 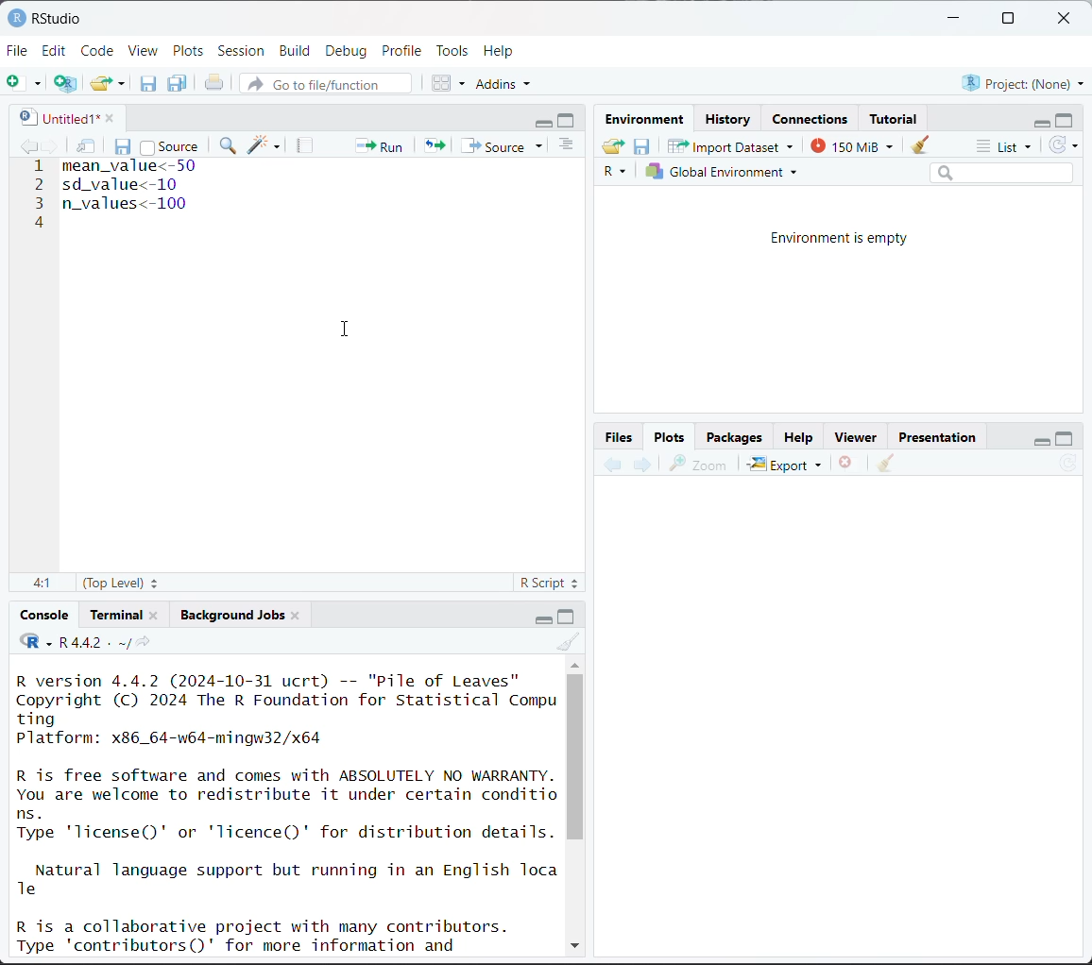 I want to click on untitled1, so click(x=55, y=117).